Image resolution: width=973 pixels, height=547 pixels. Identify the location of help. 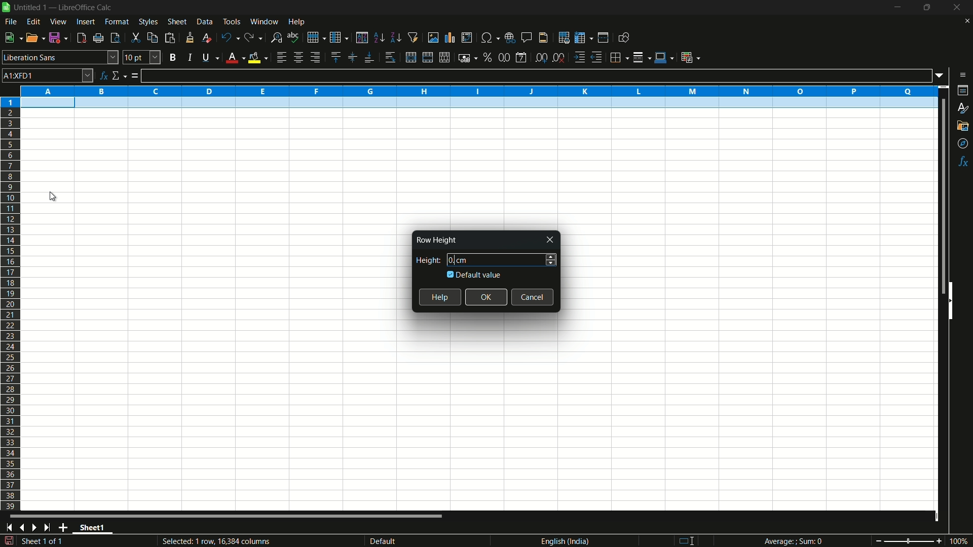
(440, 297).